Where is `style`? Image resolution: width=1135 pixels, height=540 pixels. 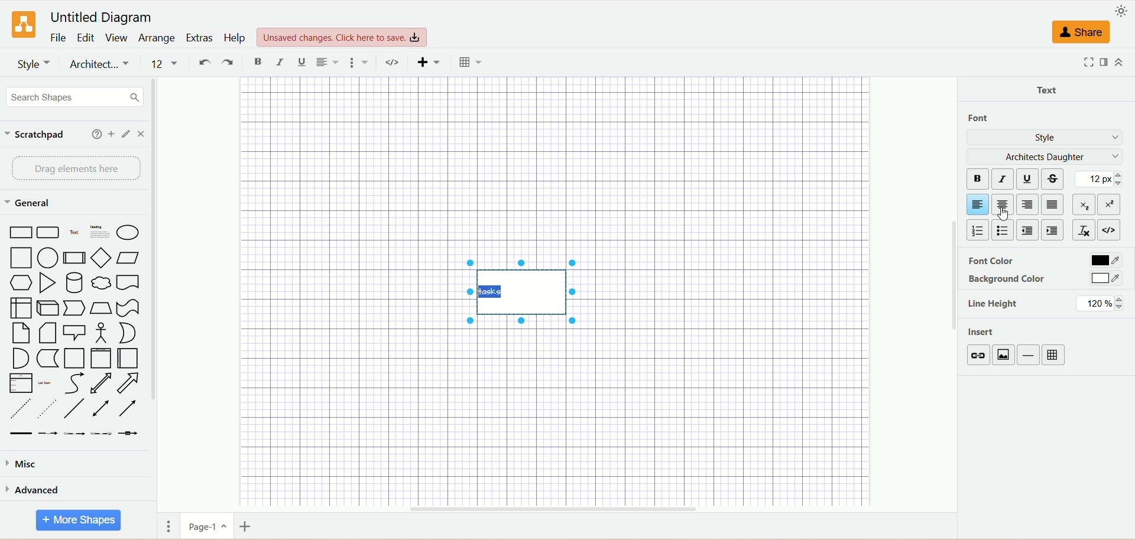 style is located at coordinates (1047, 138).